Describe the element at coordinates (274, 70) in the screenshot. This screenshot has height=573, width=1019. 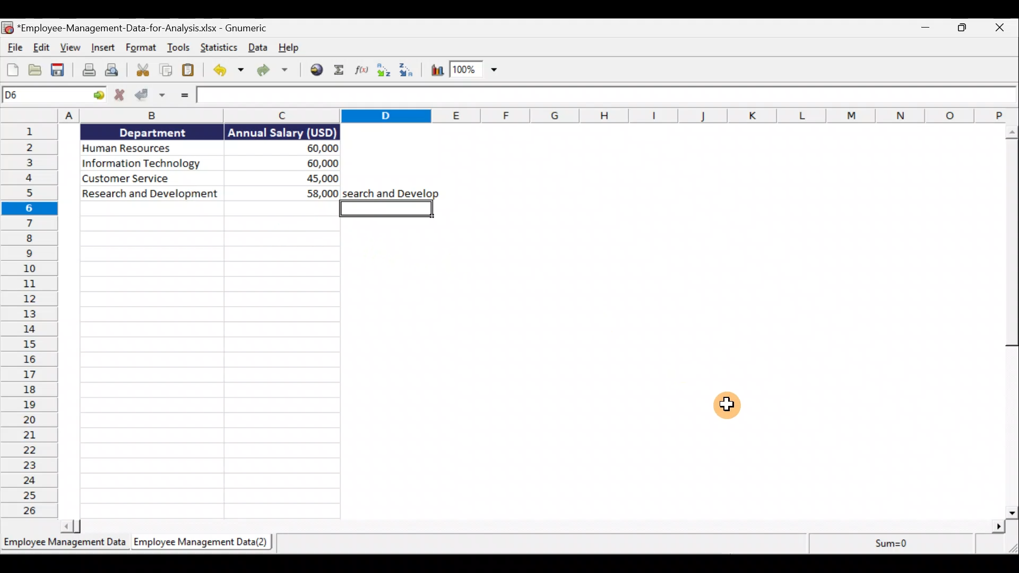
I see `Redo the undone action` at that location.